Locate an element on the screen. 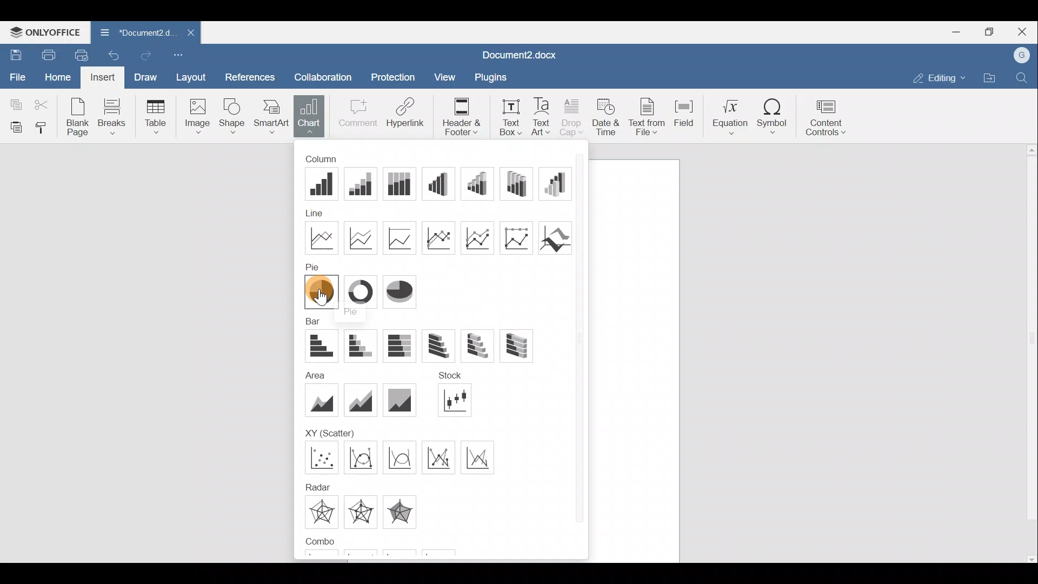 The height and width of the screenshot is (584, 1038). Collaboration is located at coordinates (321, 76).